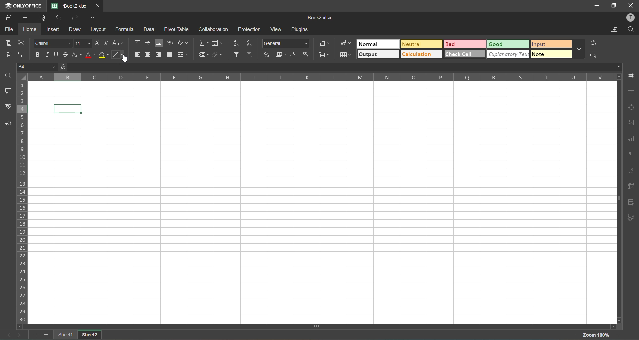 This screenshot has width=639, height=340. I want to click on good, so click(508, 45).